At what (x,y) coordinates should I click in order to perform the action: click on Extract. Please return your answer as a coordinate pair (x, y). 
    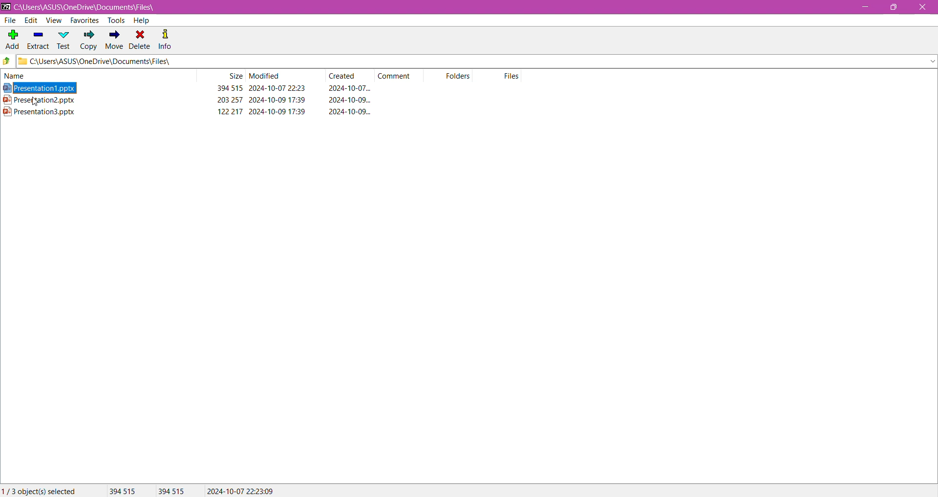
    Looking at the image, I should click on (38, 38).